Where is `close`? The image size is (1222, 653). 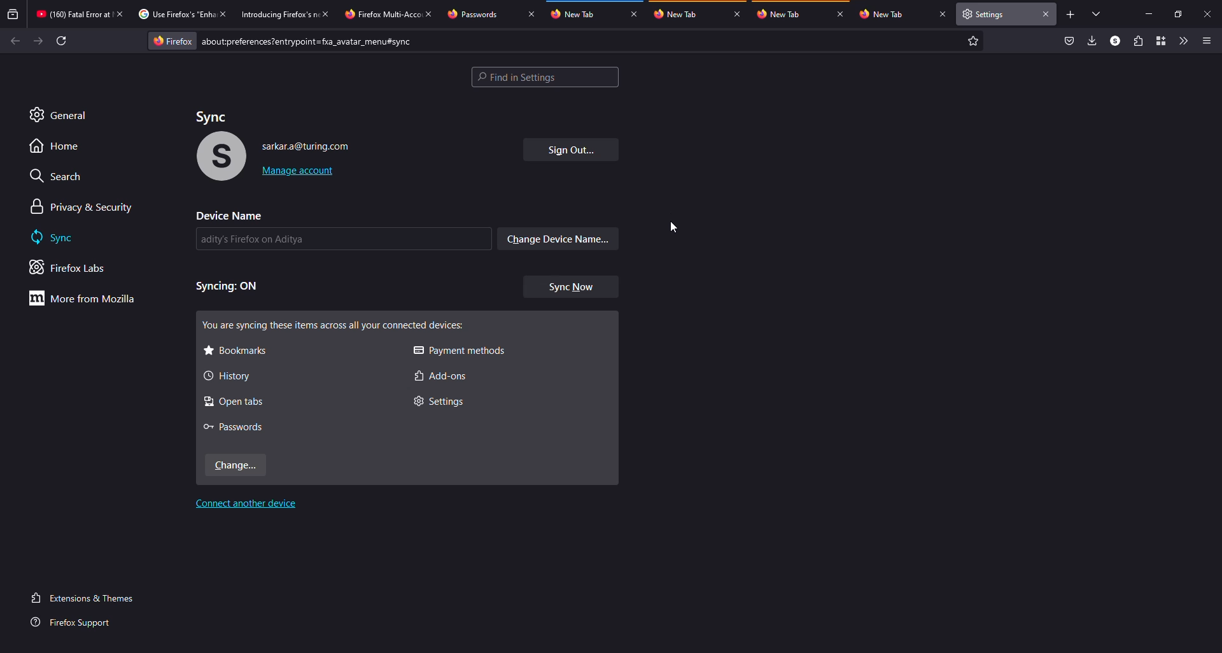
close is located at coordinates (1209, 12).